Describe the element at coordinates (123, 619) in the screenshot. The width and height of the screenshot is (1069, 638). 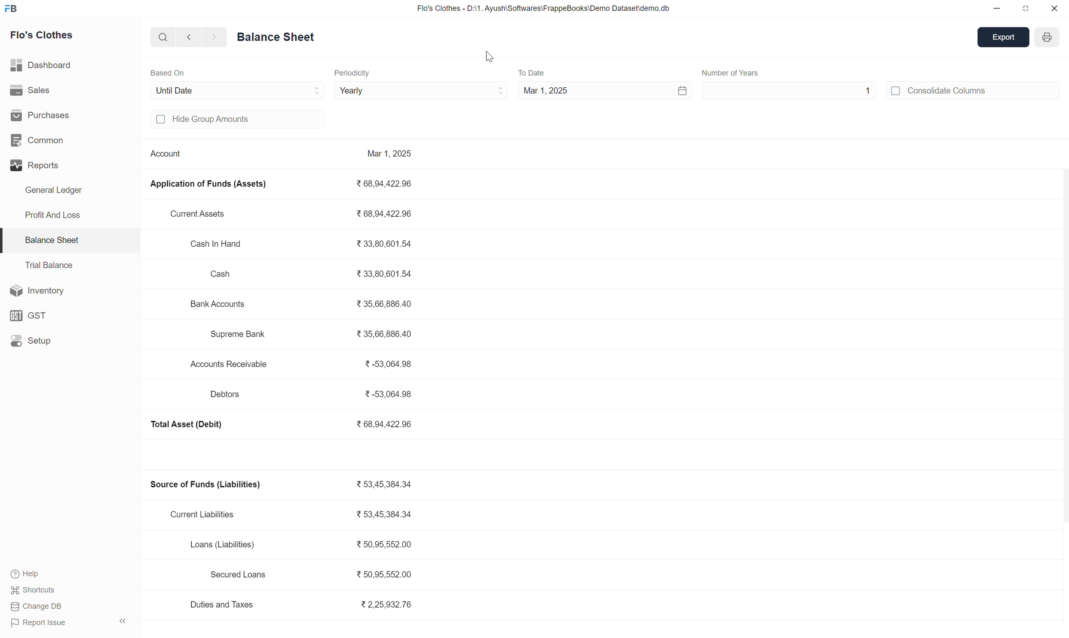
I see `expand` at that location.